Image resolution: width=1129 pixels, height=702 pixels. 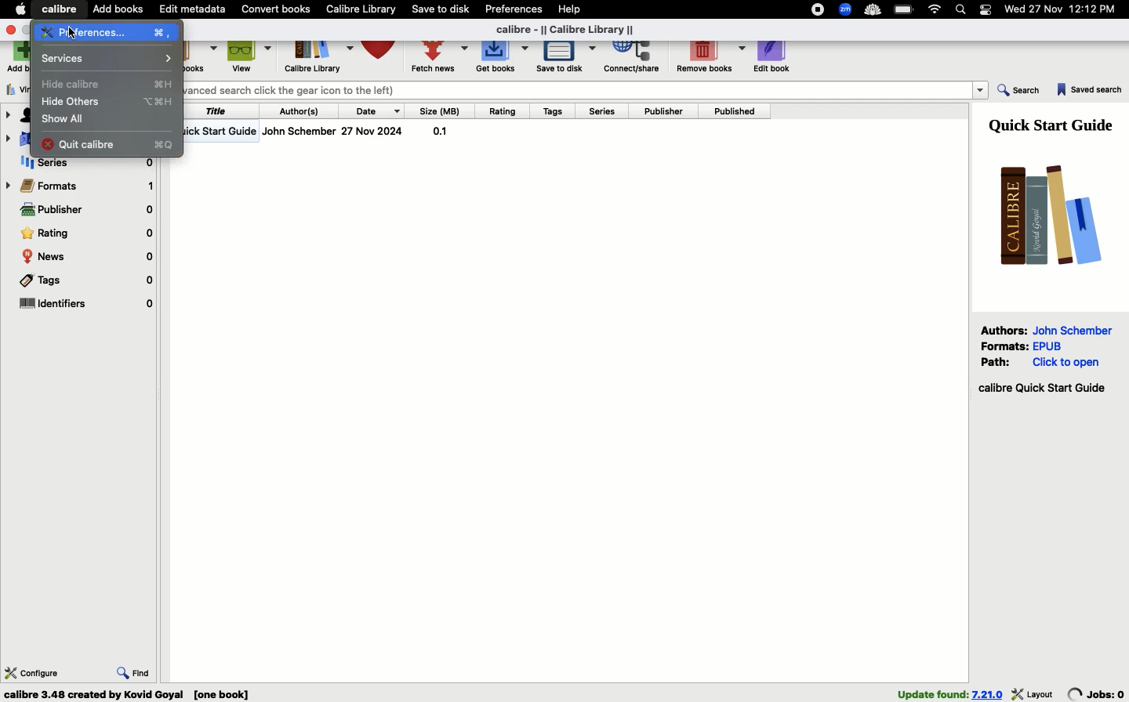 I want to click on Save to disk, so click(x=441, y=8).